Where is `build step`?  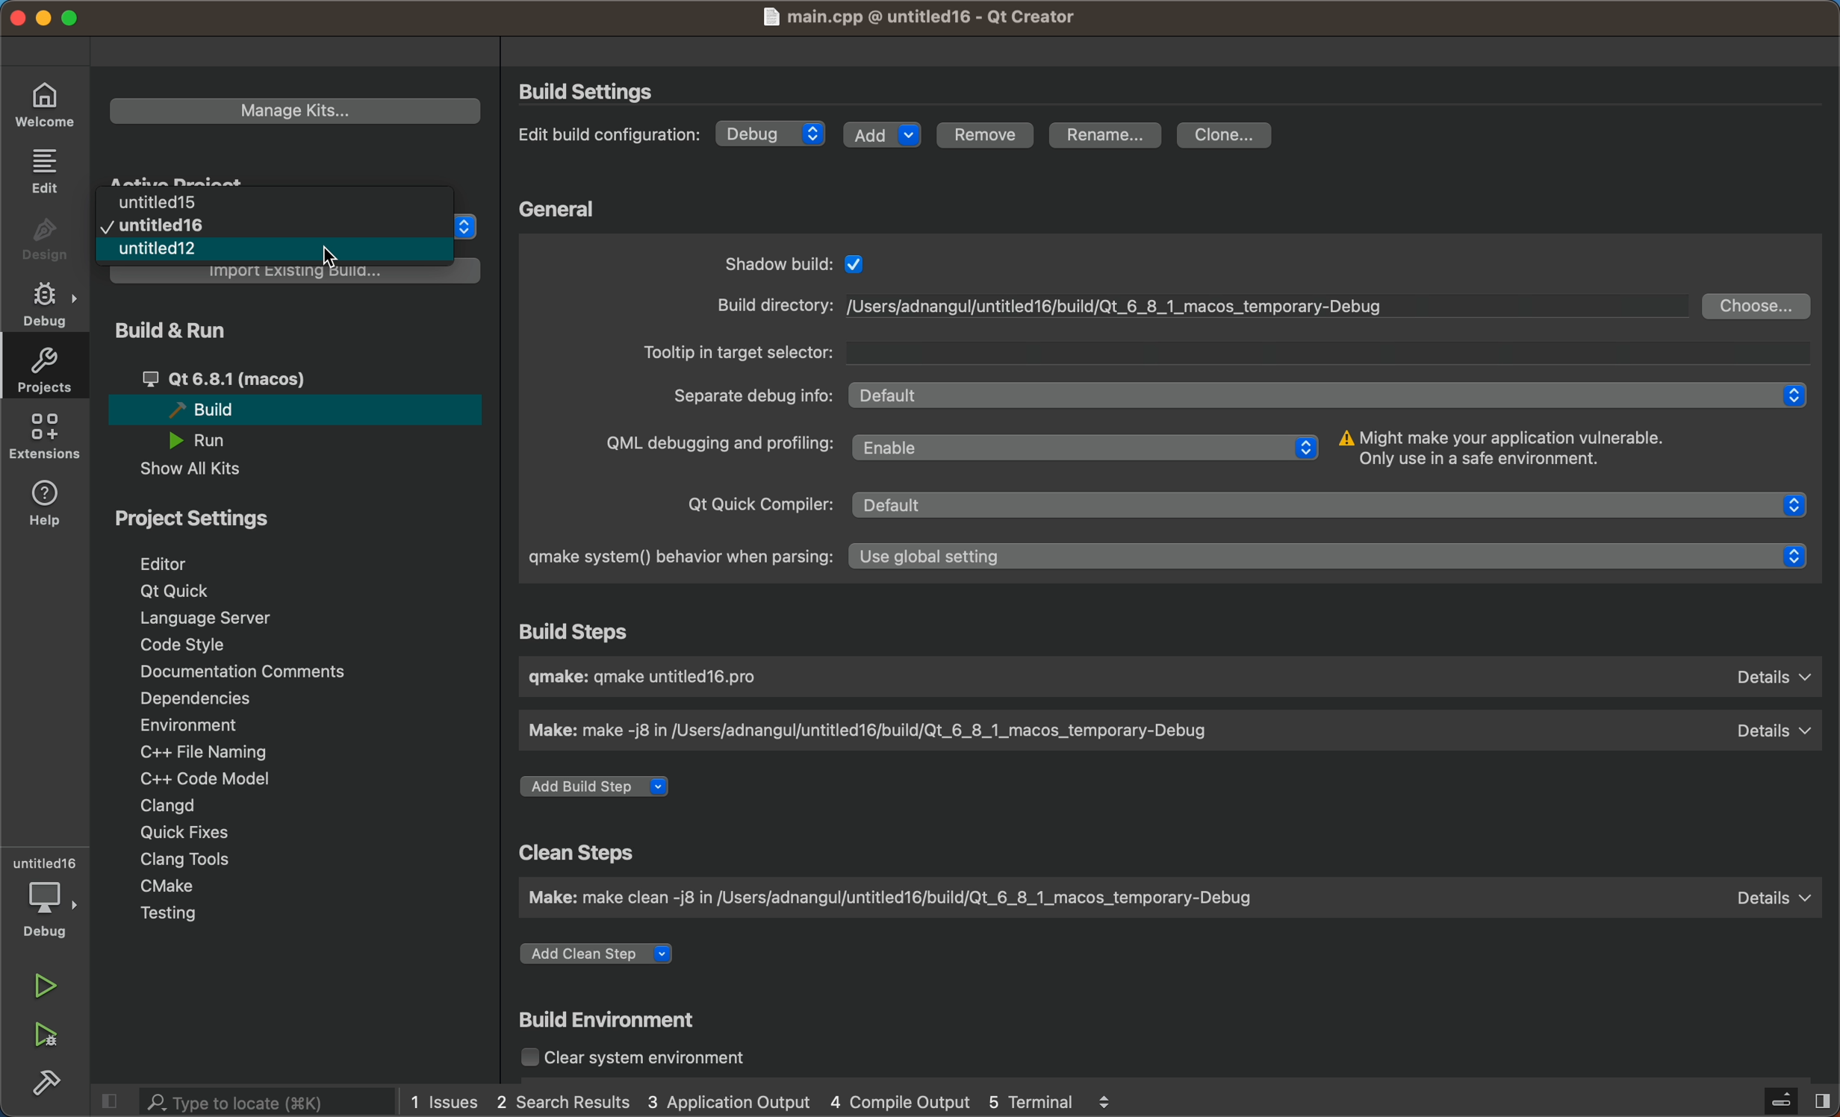
build step is located at coordinates (600, 785).